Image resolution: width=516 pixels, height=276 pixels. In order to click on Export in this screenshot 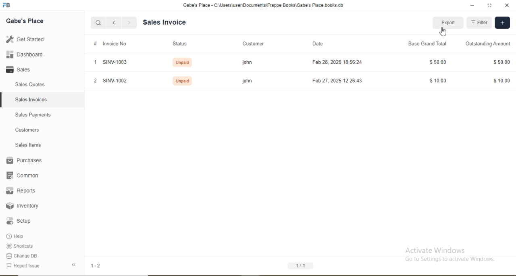, I will do `click(450, 23)`.